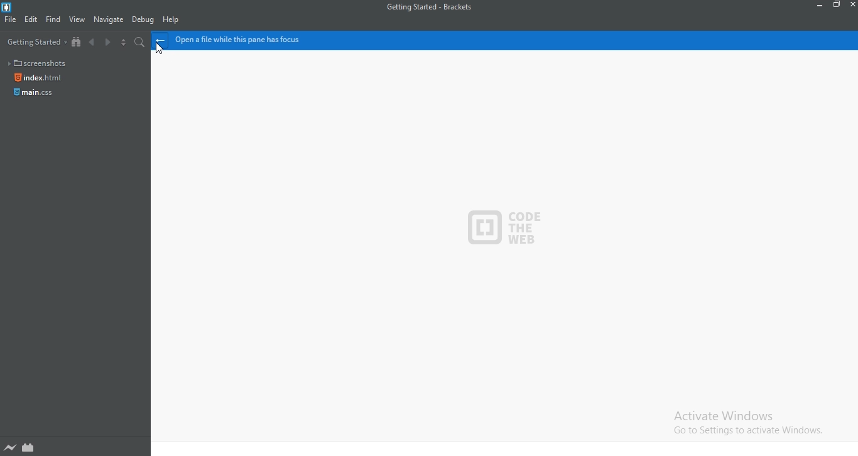 The height and width of the screenshot is (456, 858). What do you see at coordinates (837, 5) in the screenshot?
I see `Restore` at bounding box center [837, 5].